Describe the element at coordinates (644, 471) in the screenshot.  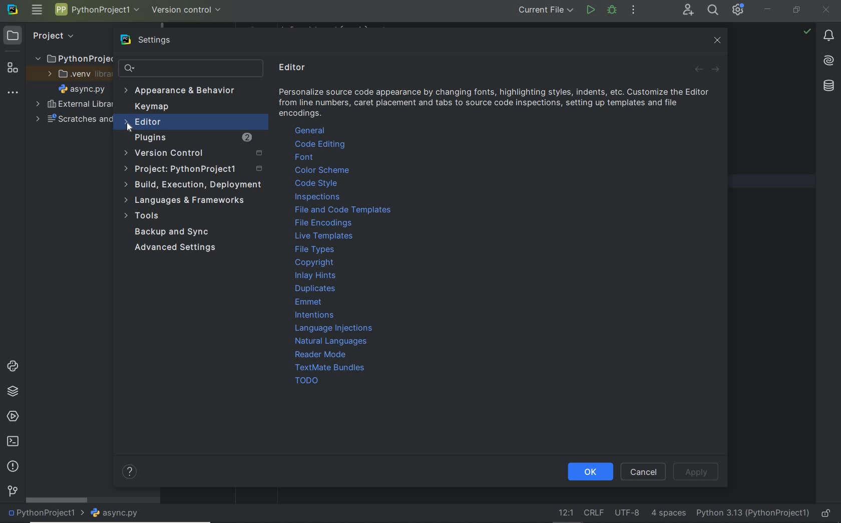
I see `CANCEL` at that location.